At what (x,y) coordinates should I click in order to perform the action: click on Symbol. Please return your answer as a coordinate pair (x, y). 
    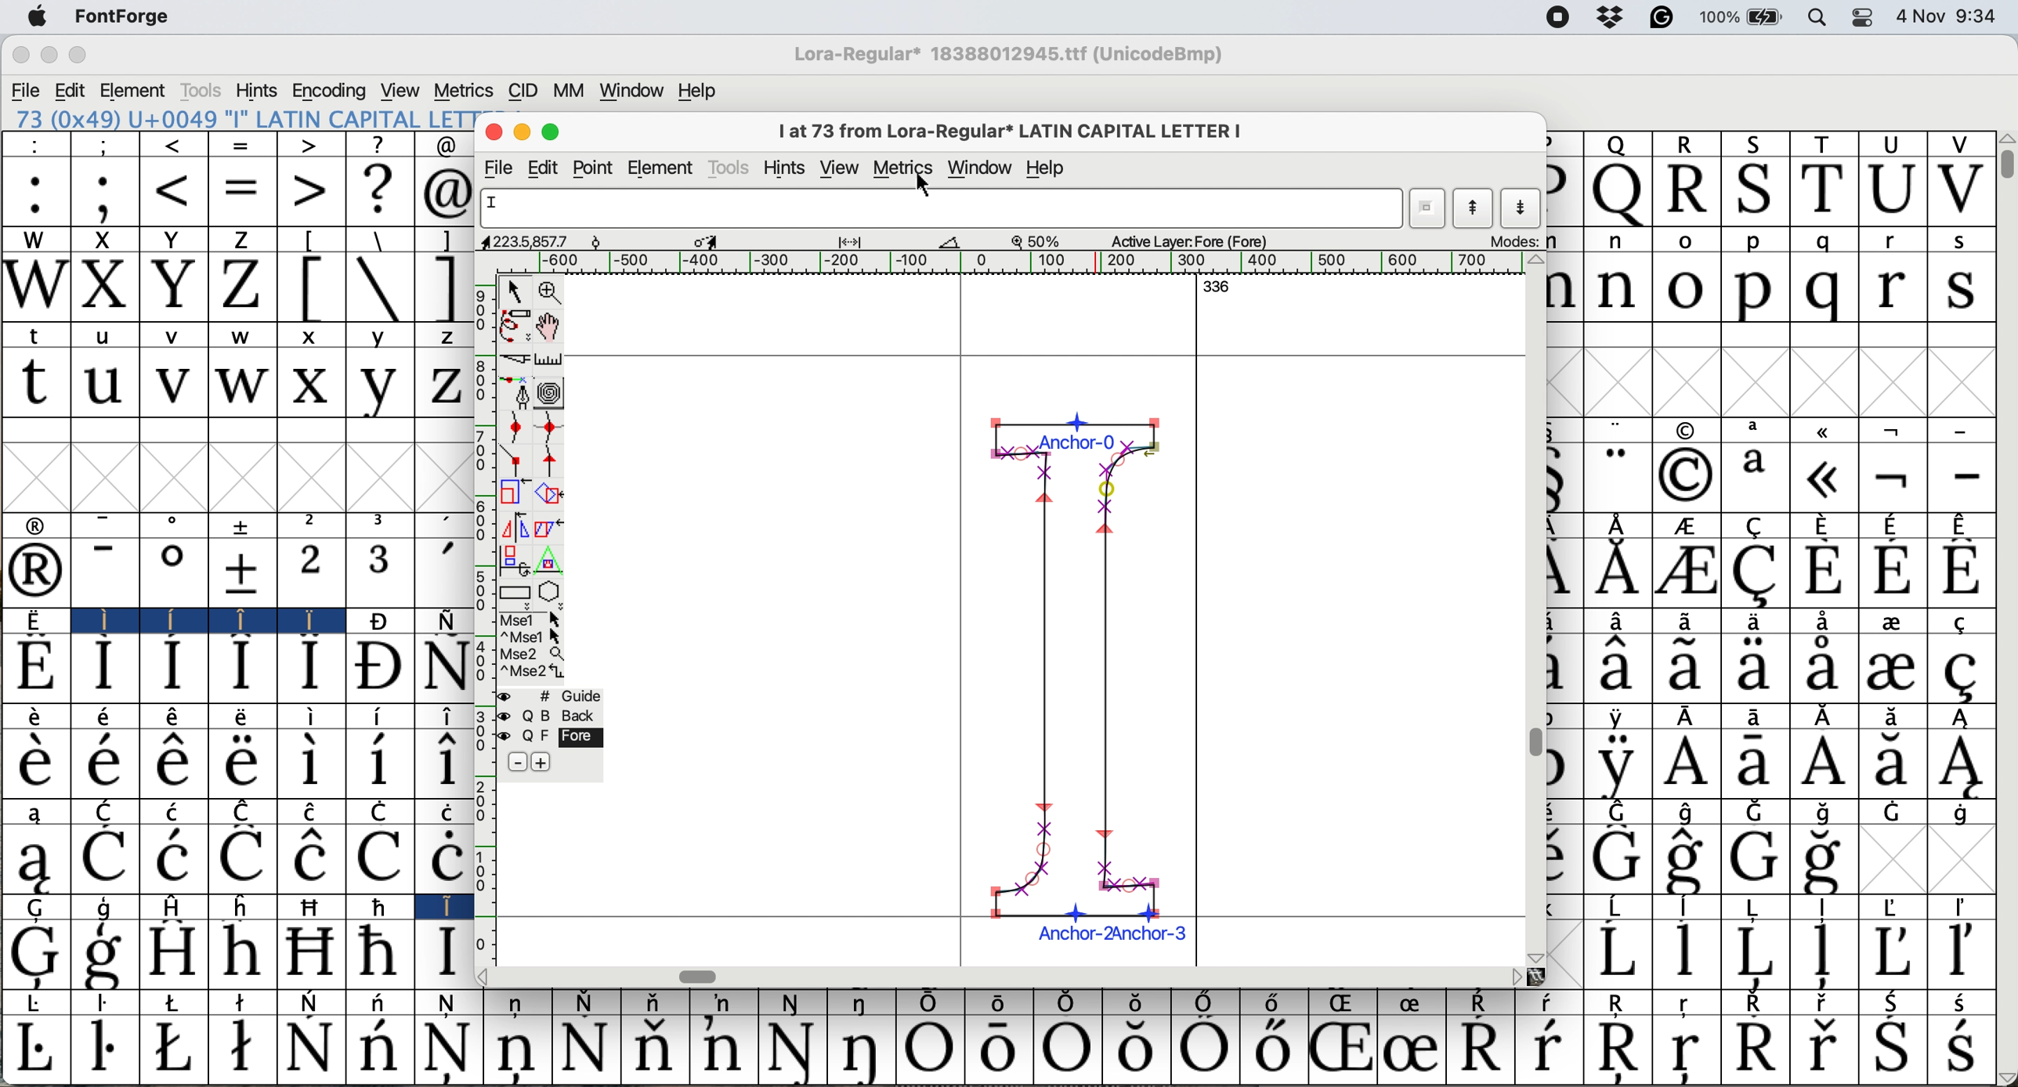
    Looking at the image, I should click on (1278, 1003).